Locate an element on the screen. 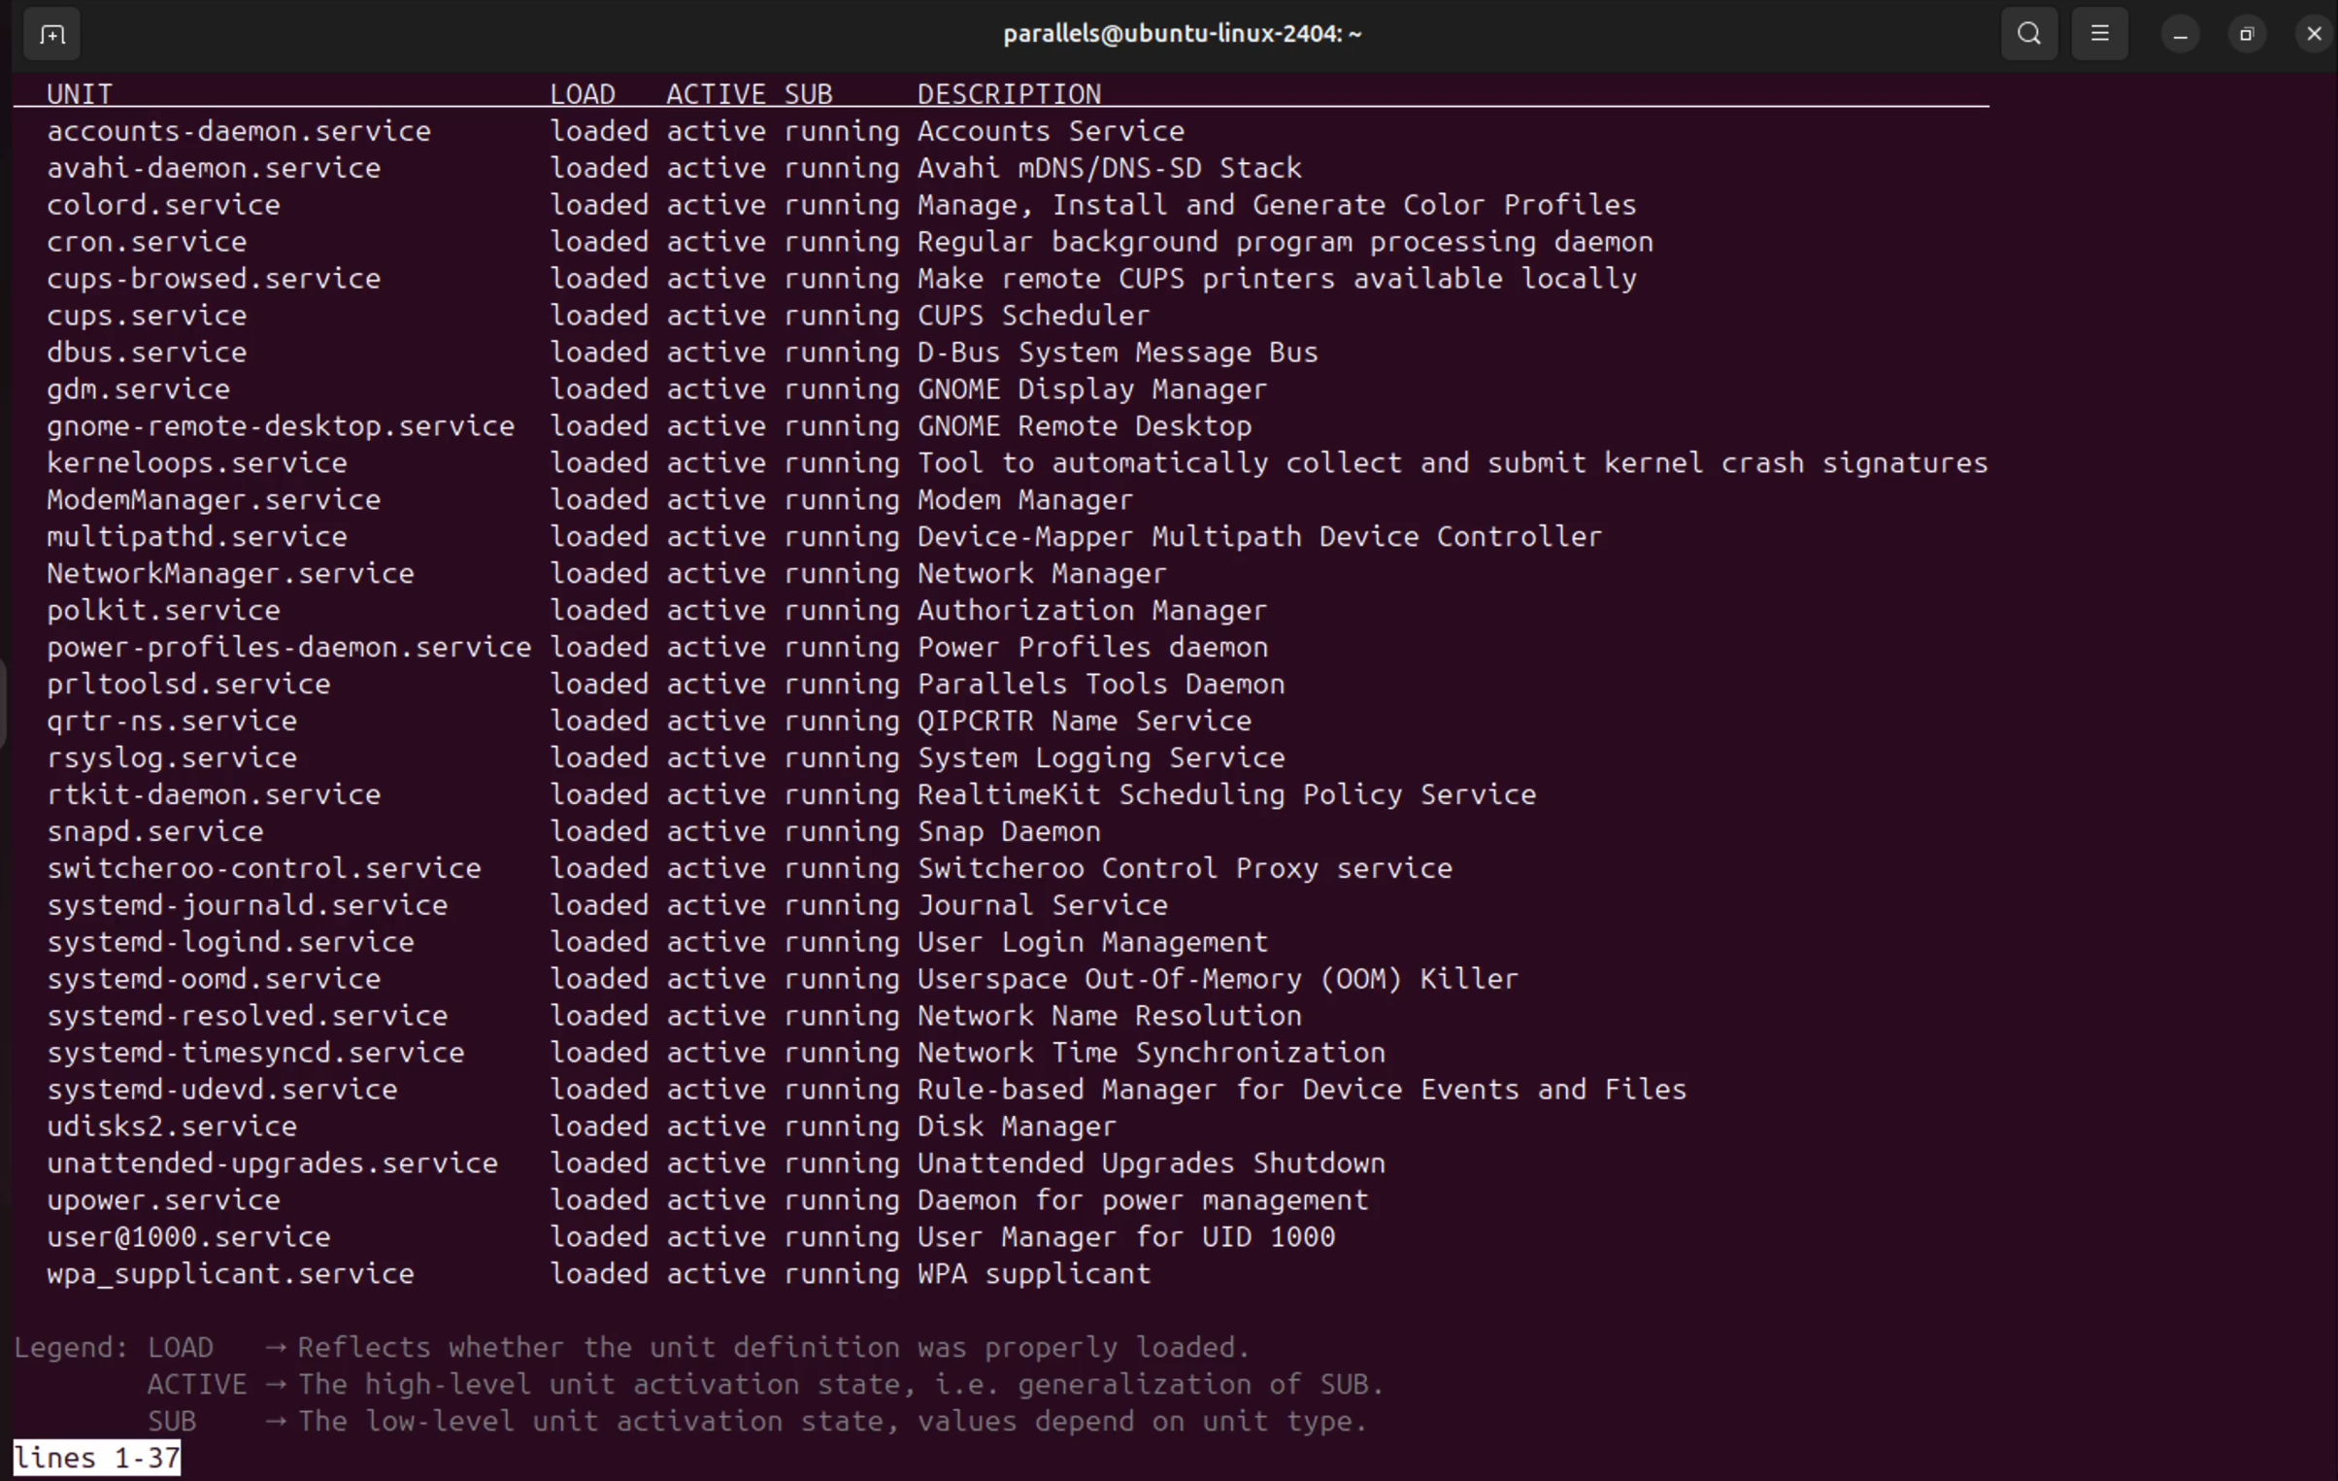 The height and width of the screenshot is (1481, 2338). snaped device is located at coordinates (163, 837).